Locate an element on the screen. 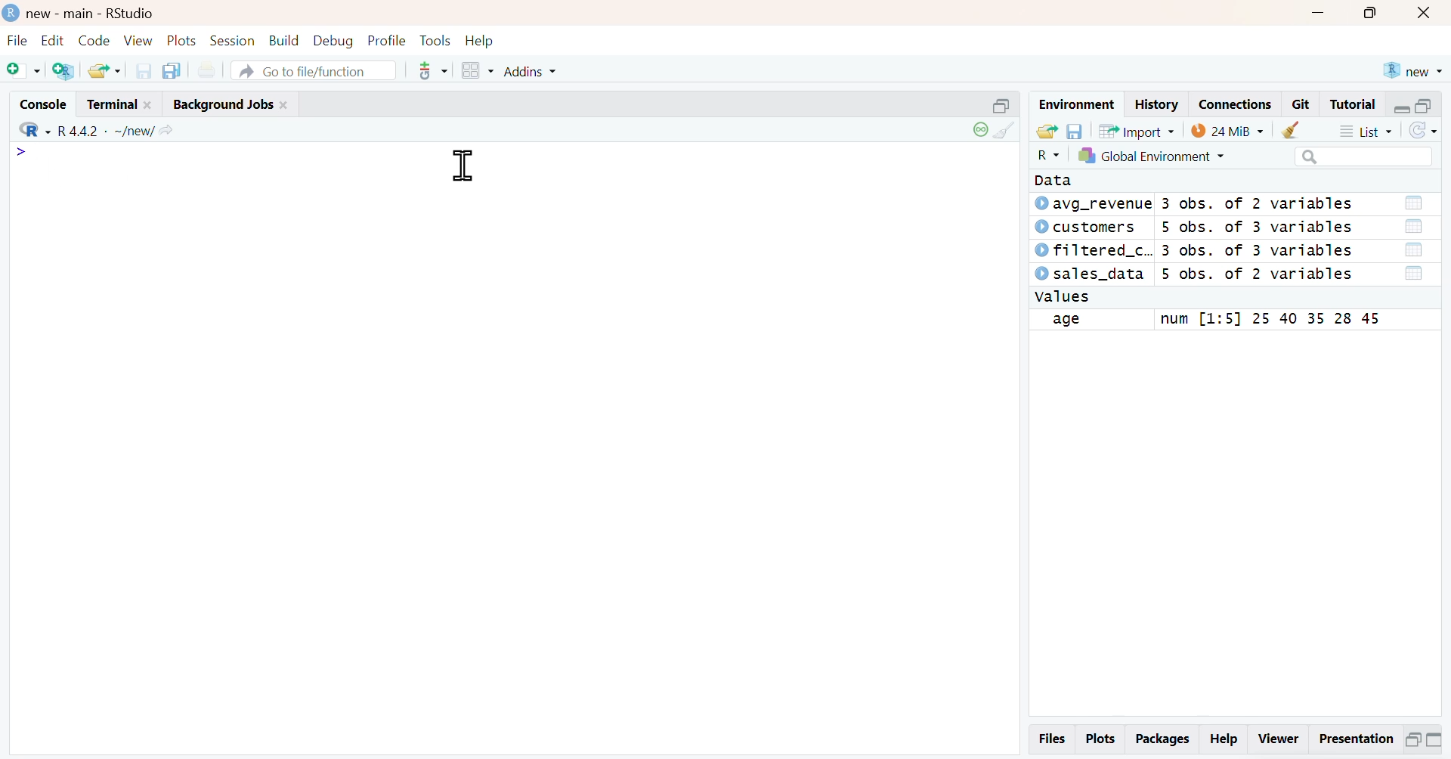 The image size is (1451, 759). minimize is located at coordinates (1004, 104).